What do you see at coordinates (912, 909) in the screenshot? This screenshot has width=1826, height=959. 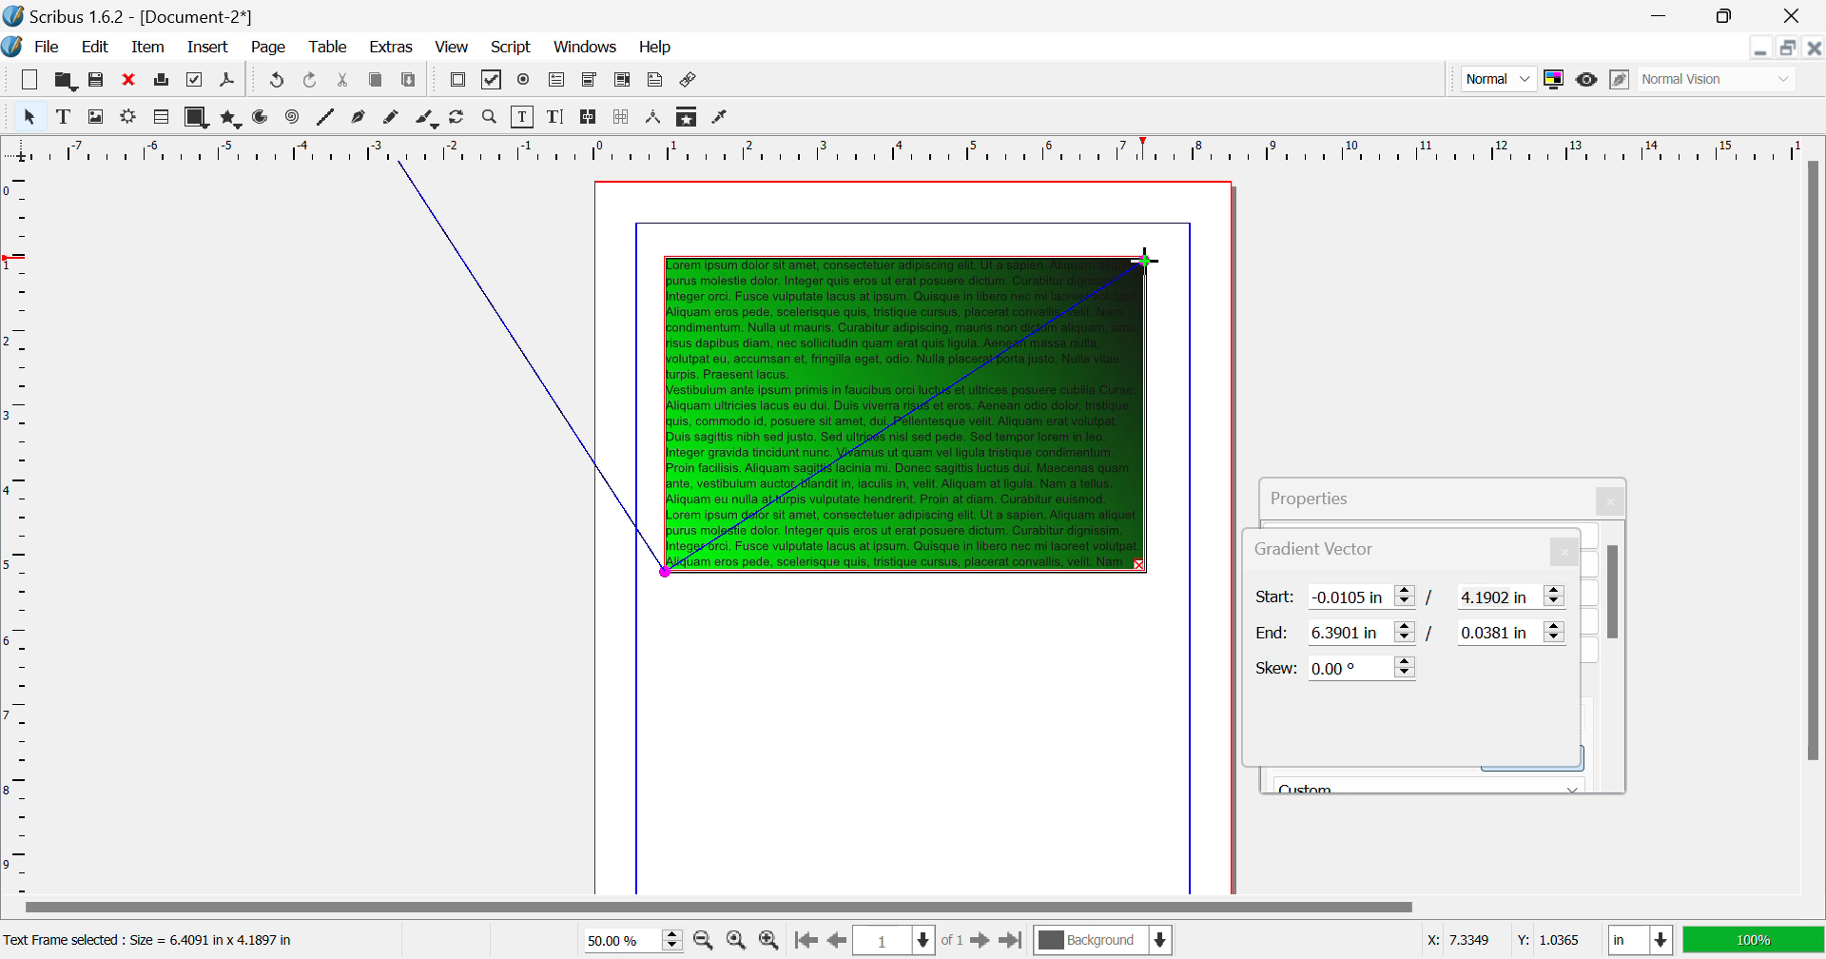 I see `Scroll Bar` at bounding box center [912, 909].